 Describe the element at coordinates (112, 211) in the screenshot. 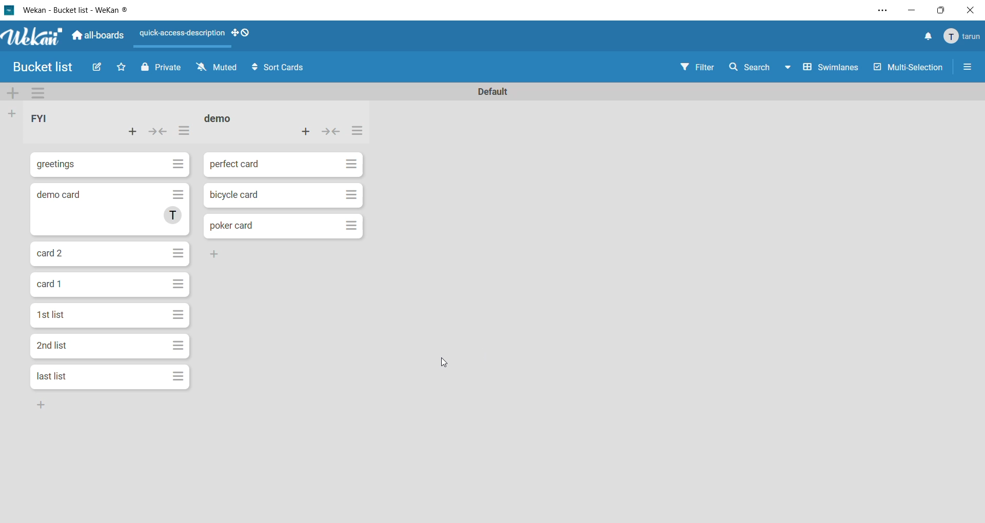

I see `demo card` at that location.